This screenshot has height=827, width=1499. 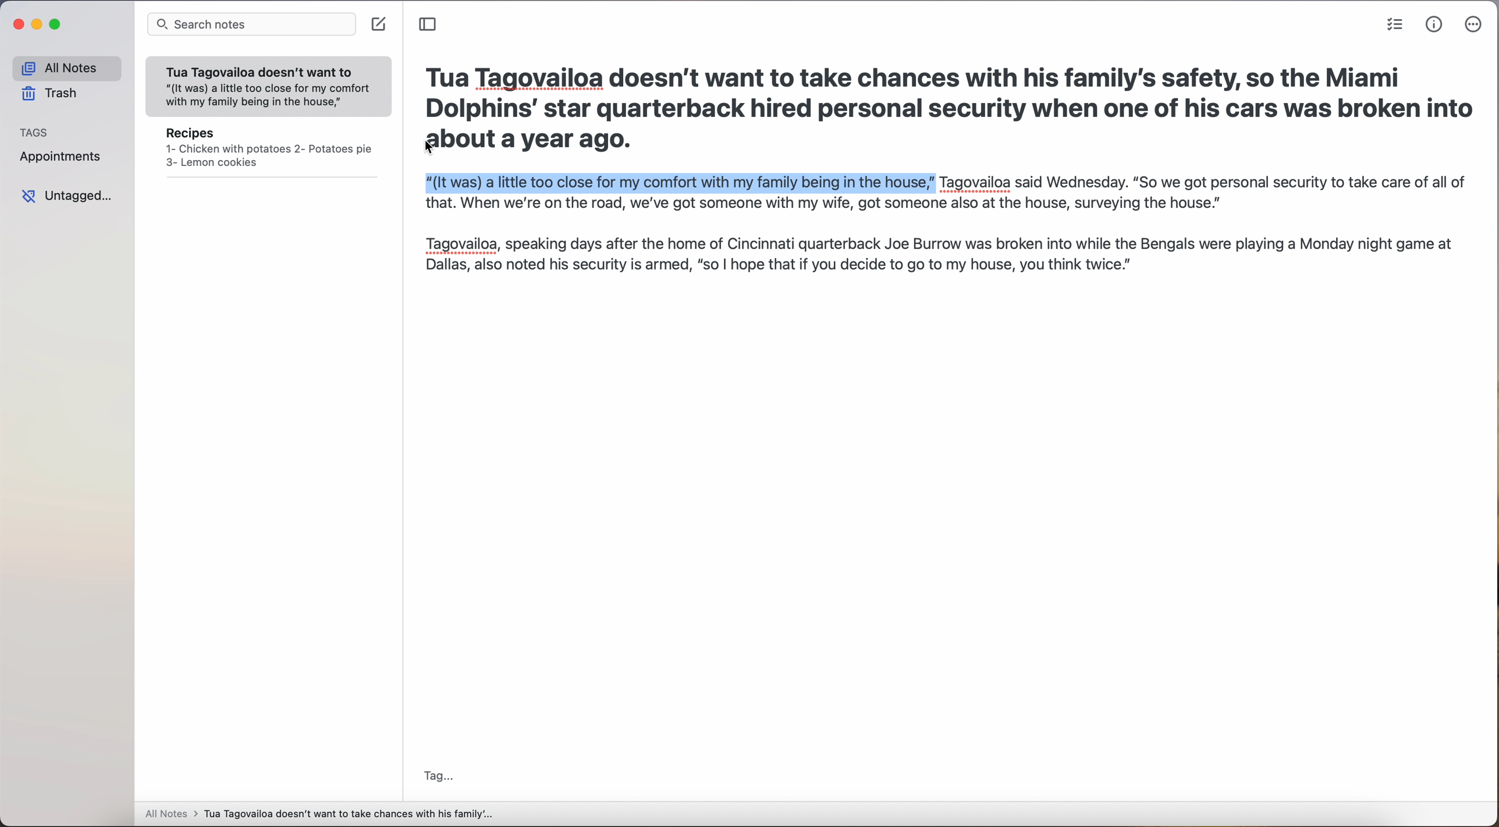 I want to click on cursor, so click(x=431, y=148).